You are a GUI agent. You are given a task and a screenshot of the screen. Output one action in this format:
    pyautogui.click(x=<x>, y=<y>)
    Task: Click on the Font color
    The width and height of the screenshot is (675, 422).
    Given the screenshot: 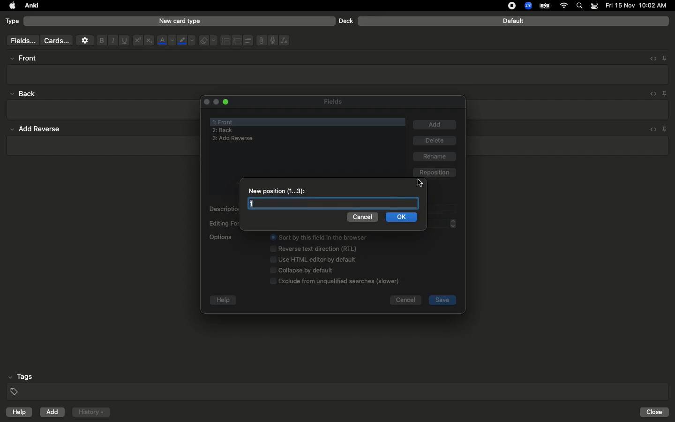 What is the action you would take?
    pyautogui.click(x=165, y=40)
    